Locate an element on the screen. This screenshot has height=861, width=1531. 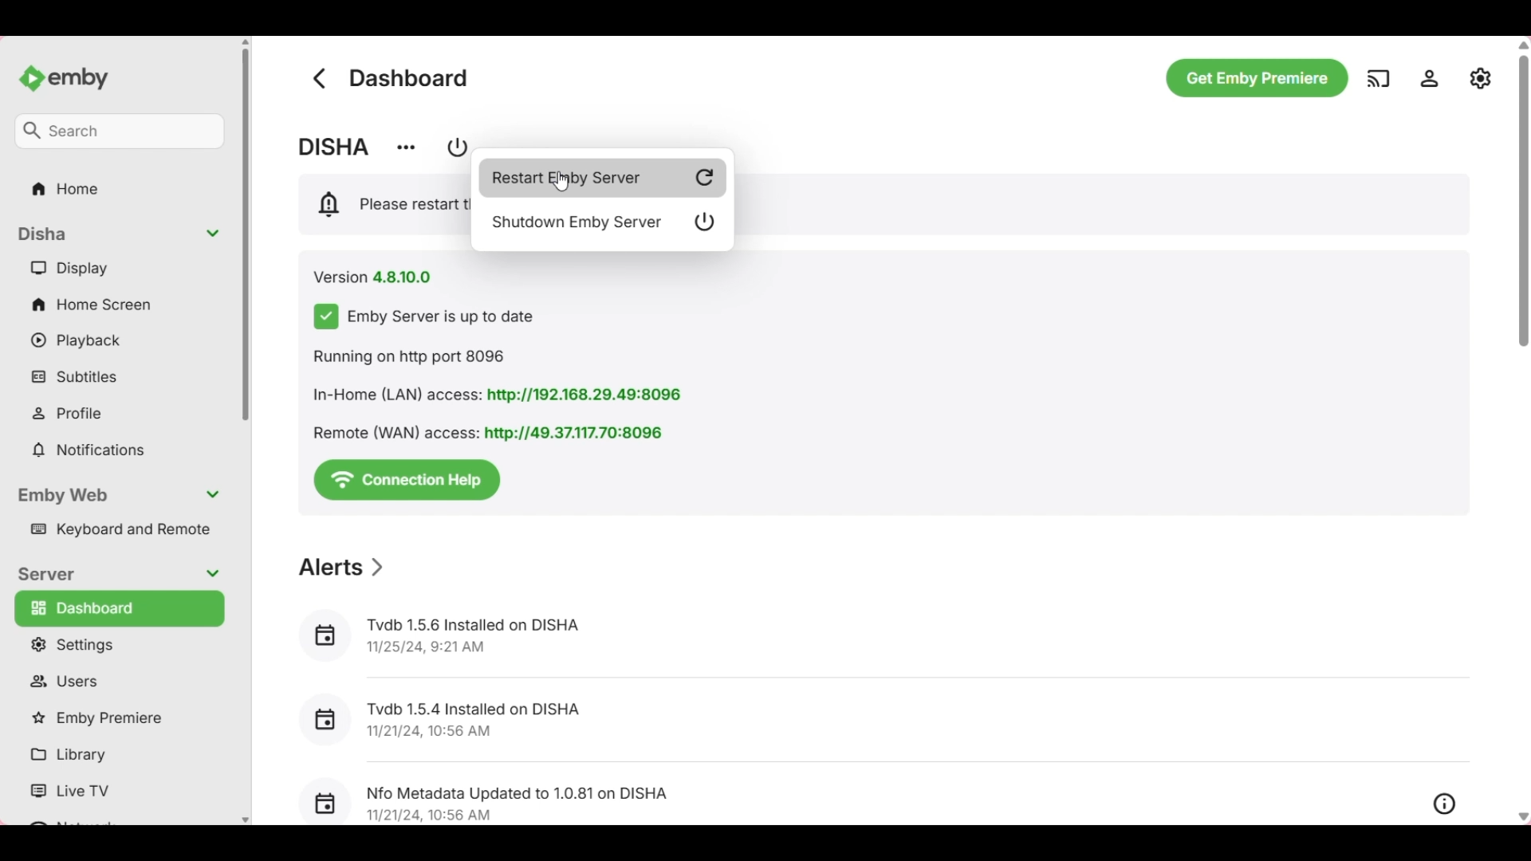
Recent alert is located at coordinates (883, 719).